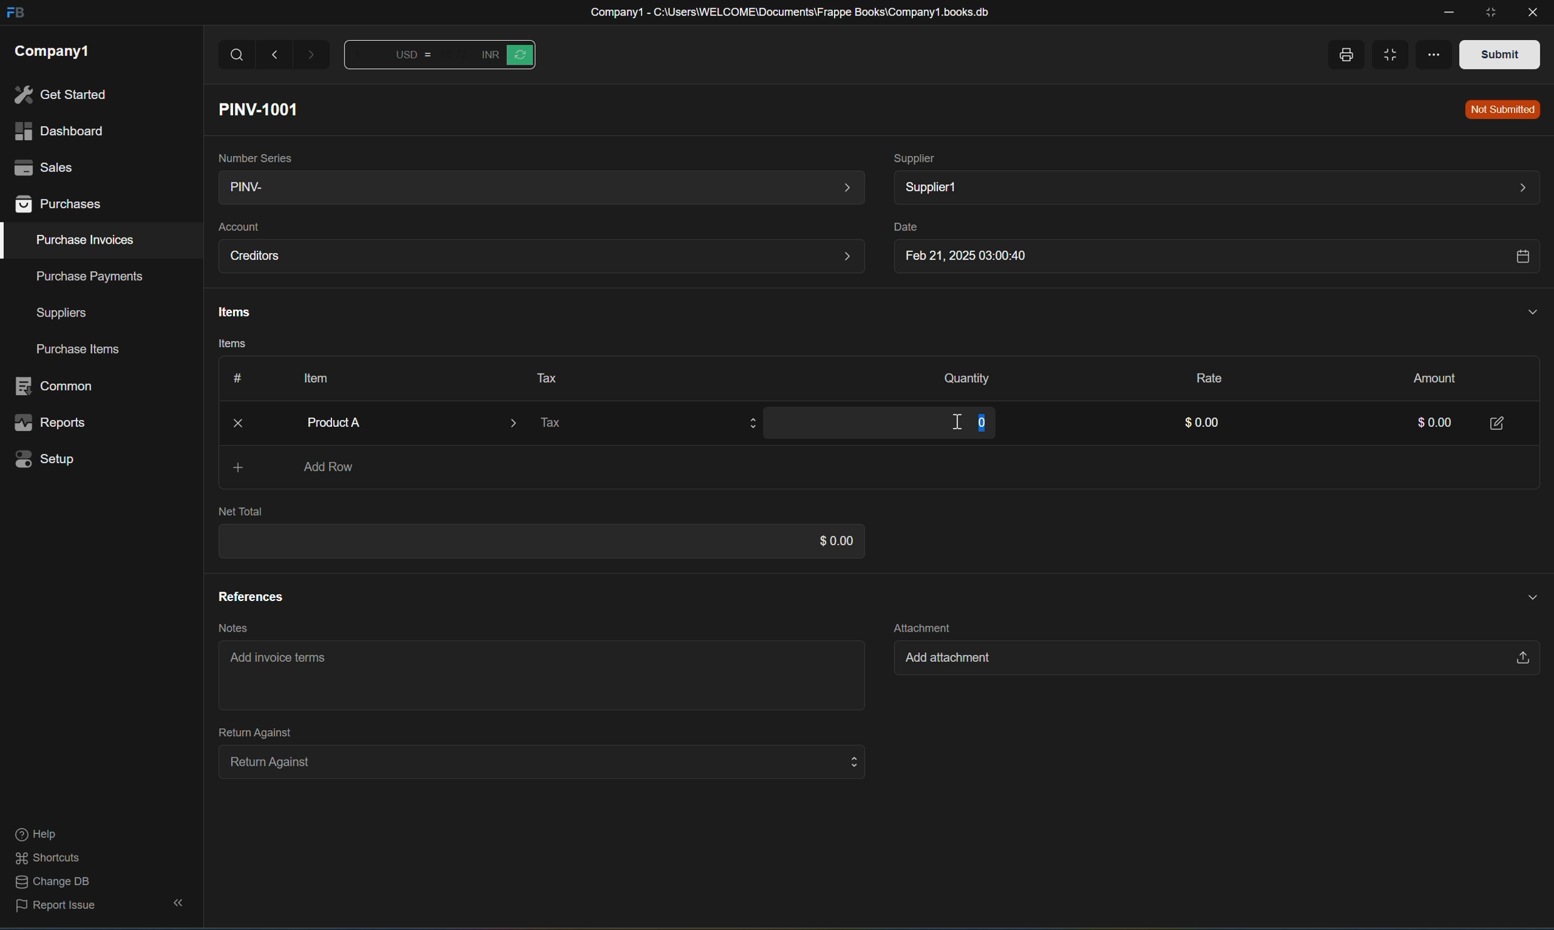 The height and width of the screenshot is (930, 1554). What do you see at coordinates (248, 731) in the screenshot?
I see `Return Against` at bounding box center [248, 731].